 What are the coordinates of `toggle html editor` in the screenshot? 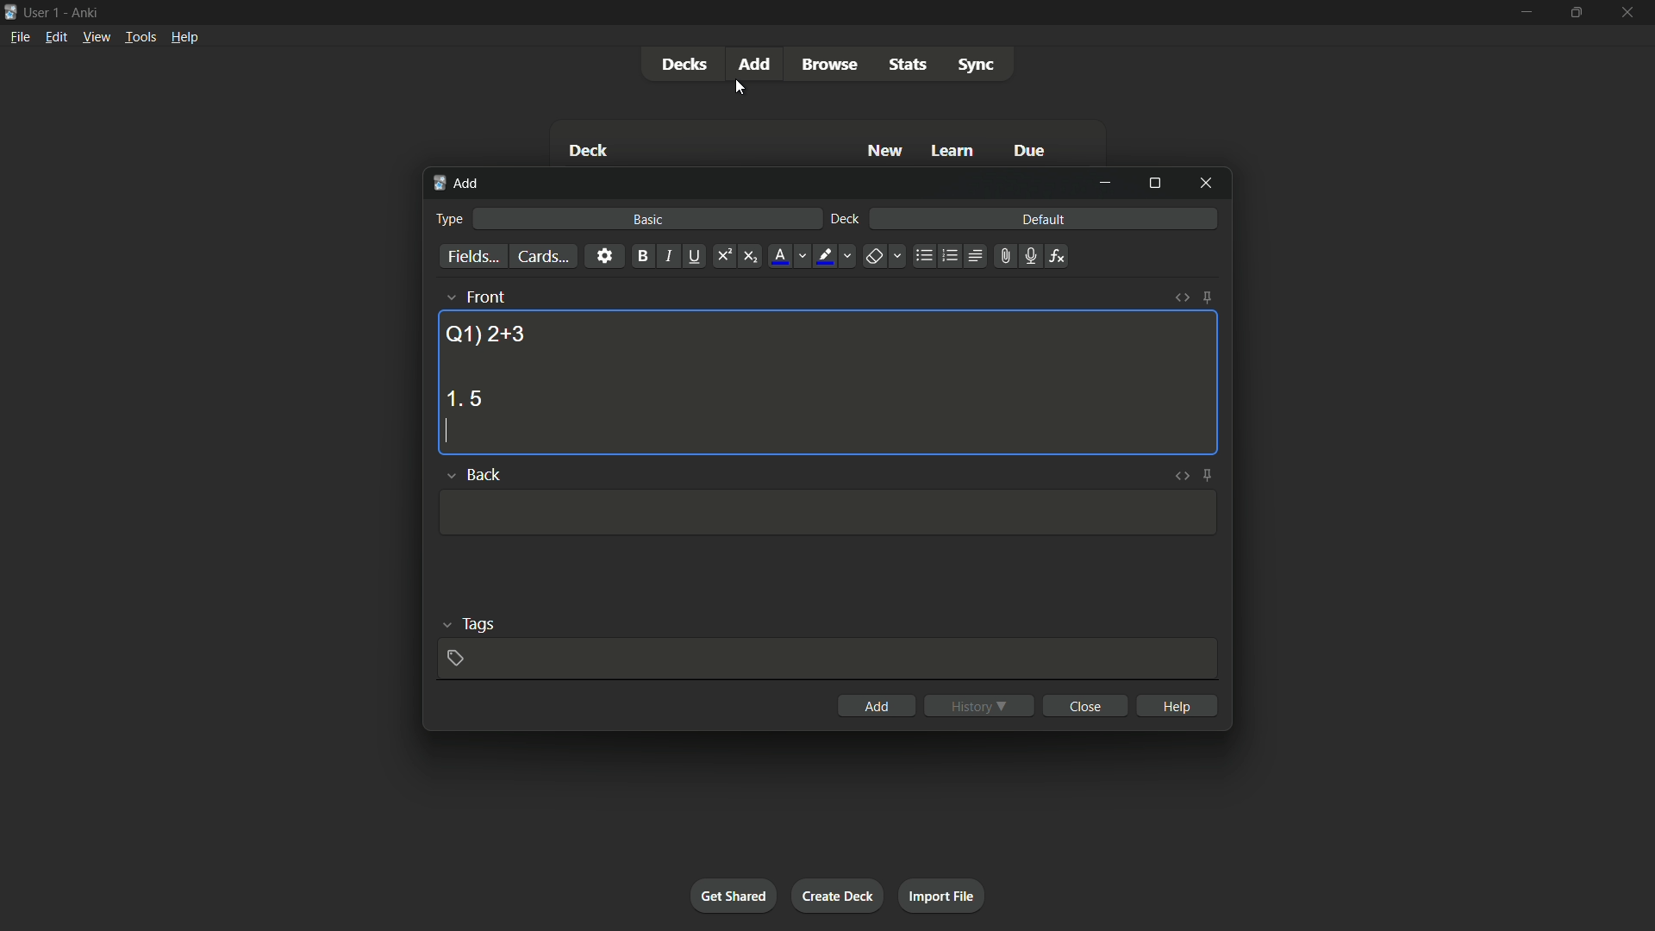 It's located at (1179, 475).